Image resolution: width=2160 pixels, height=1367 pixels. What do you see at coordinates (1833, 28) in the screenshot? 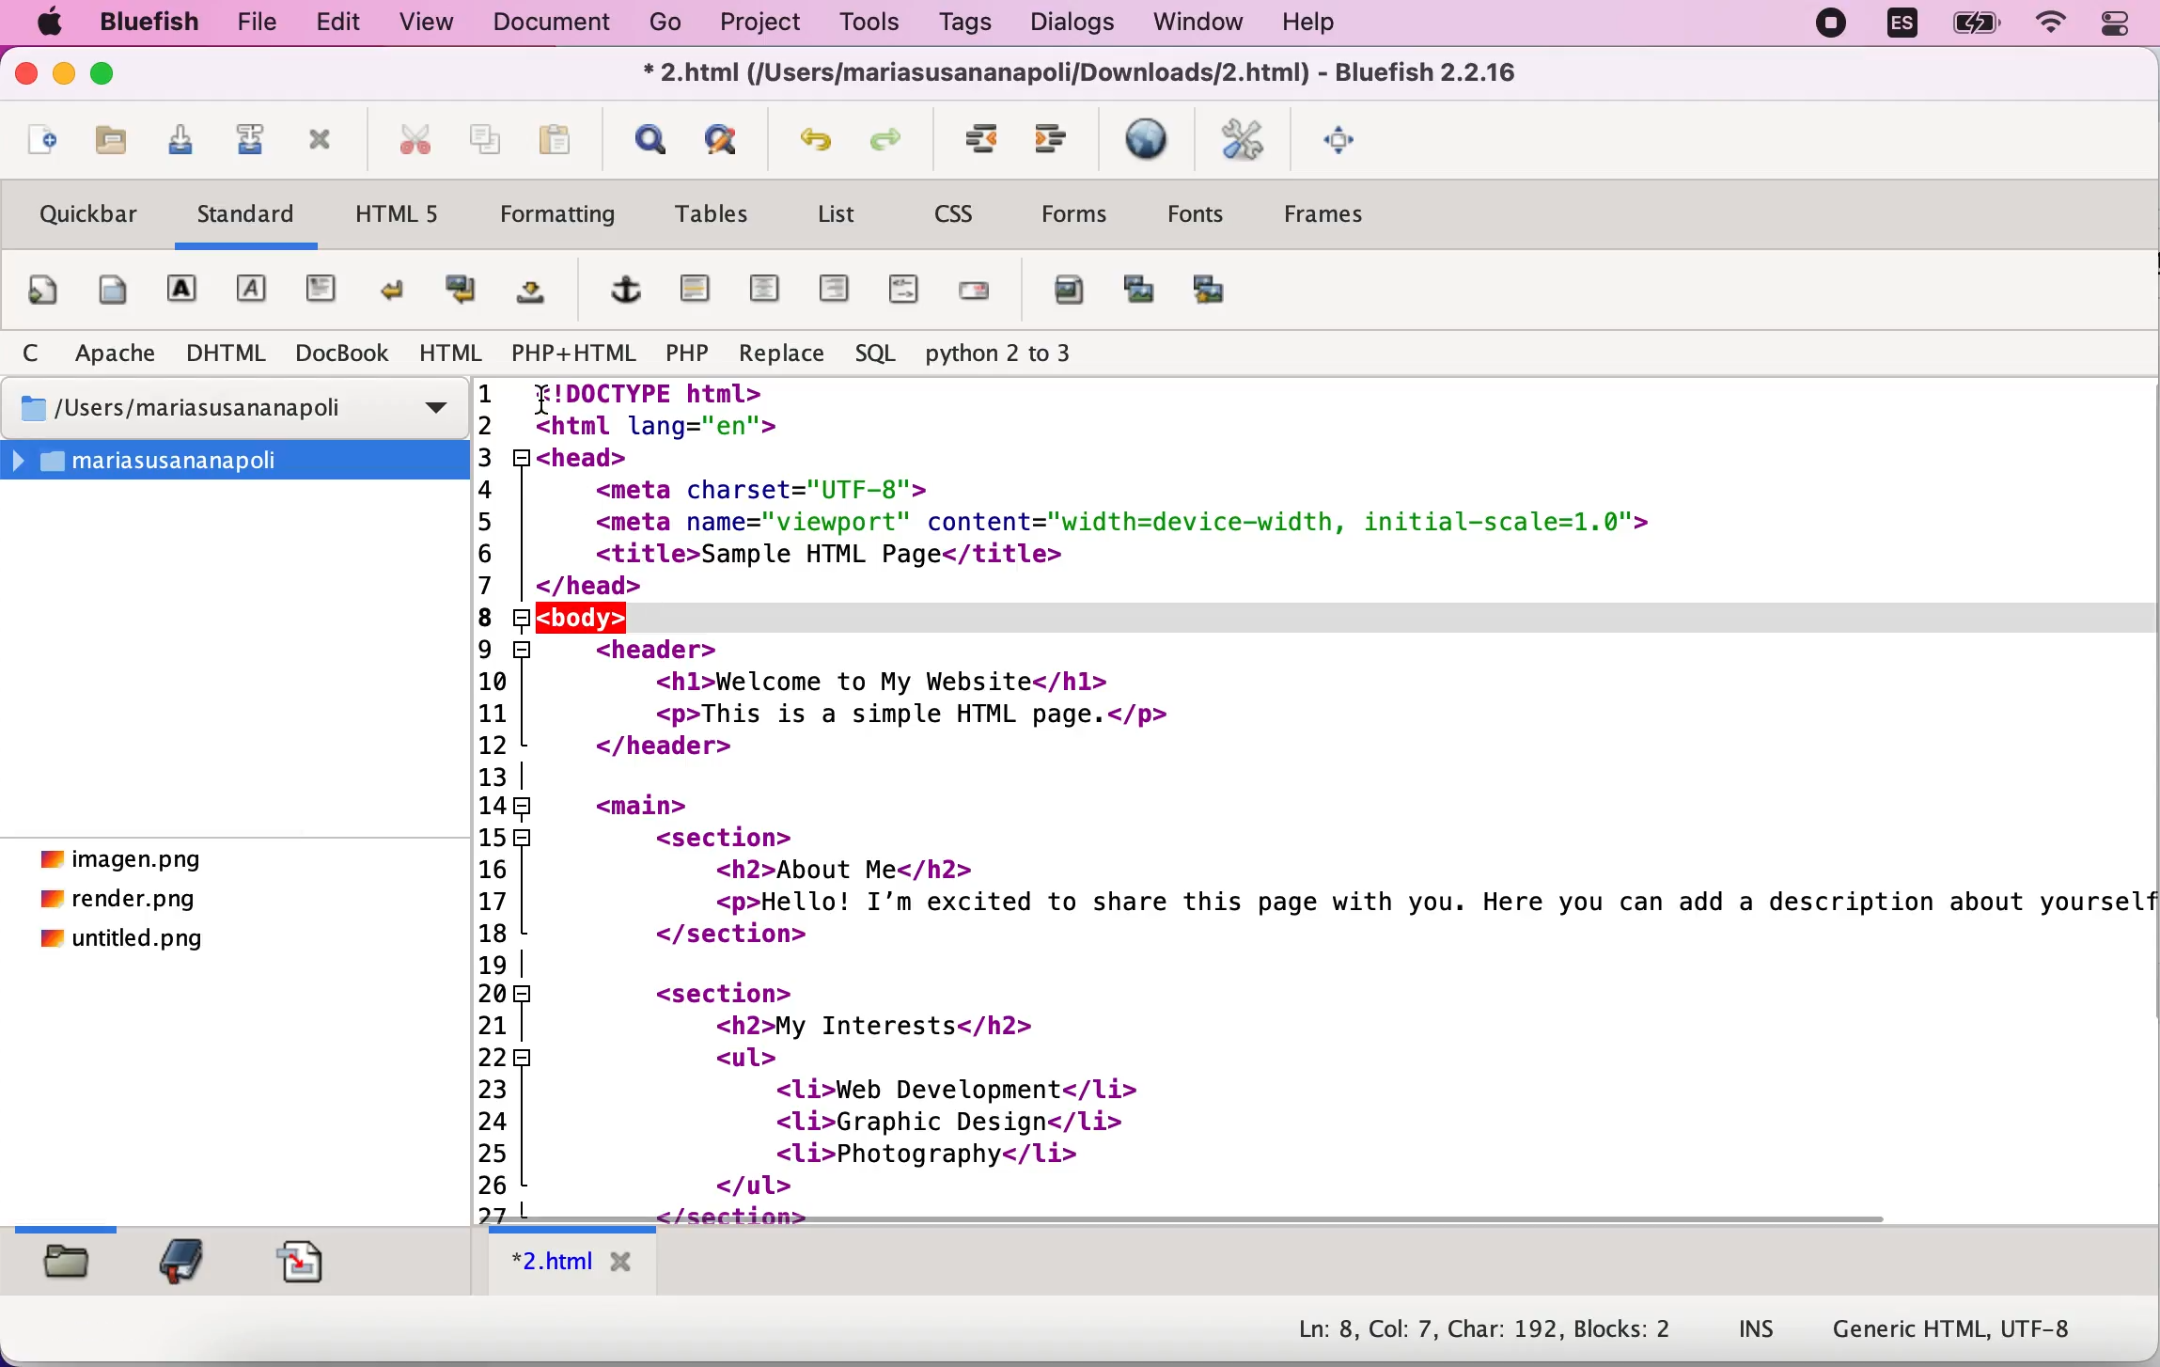
I see `recording` at bounding box center [1833, 28].